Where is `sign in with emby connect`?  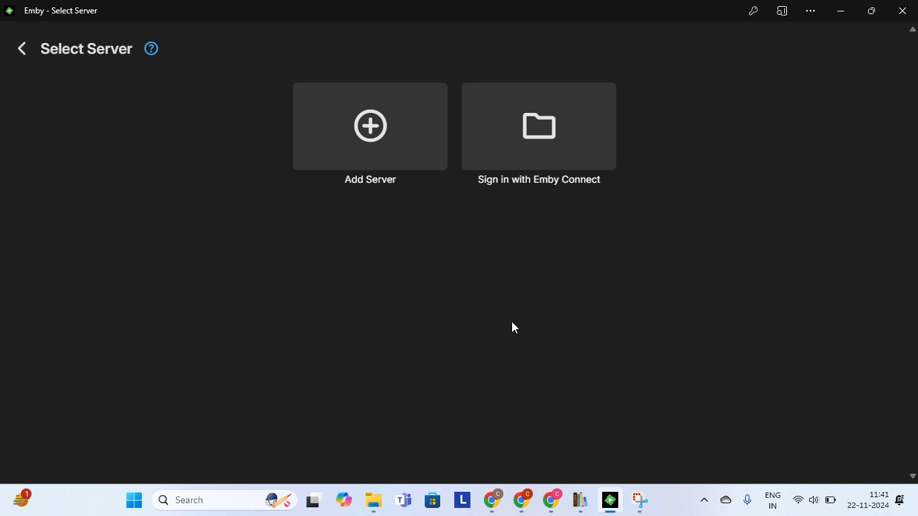 sign in with emby connect is located at coordinates (539, 135).